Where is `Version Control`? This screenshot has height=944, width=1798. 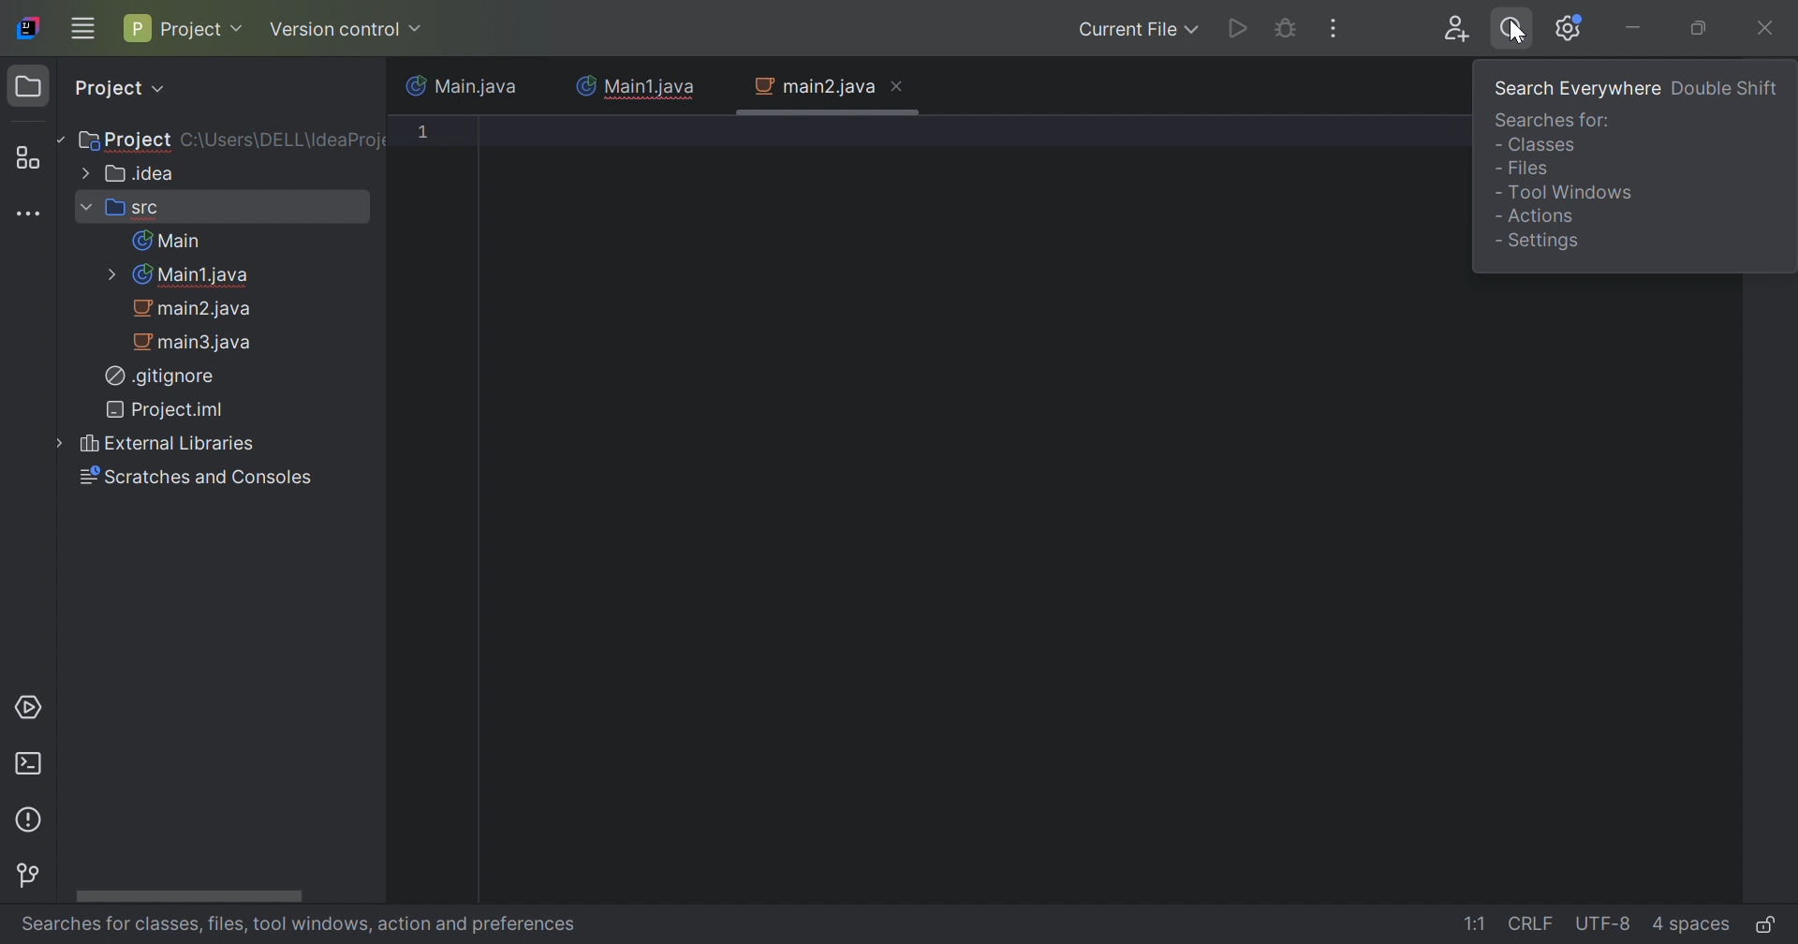 Version Control is located at coordinates (28, 877).